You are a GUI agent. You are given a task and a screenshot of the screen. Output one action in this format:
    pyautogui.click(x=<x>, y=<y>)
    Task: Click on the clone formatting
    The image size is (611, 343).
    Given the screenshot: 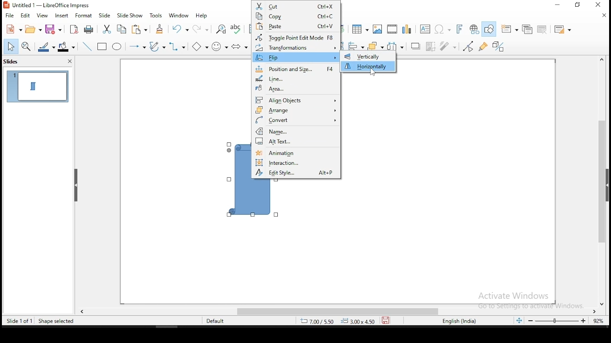 What is the action you would take?
    pyautogui.click(x=159, y=28)
    